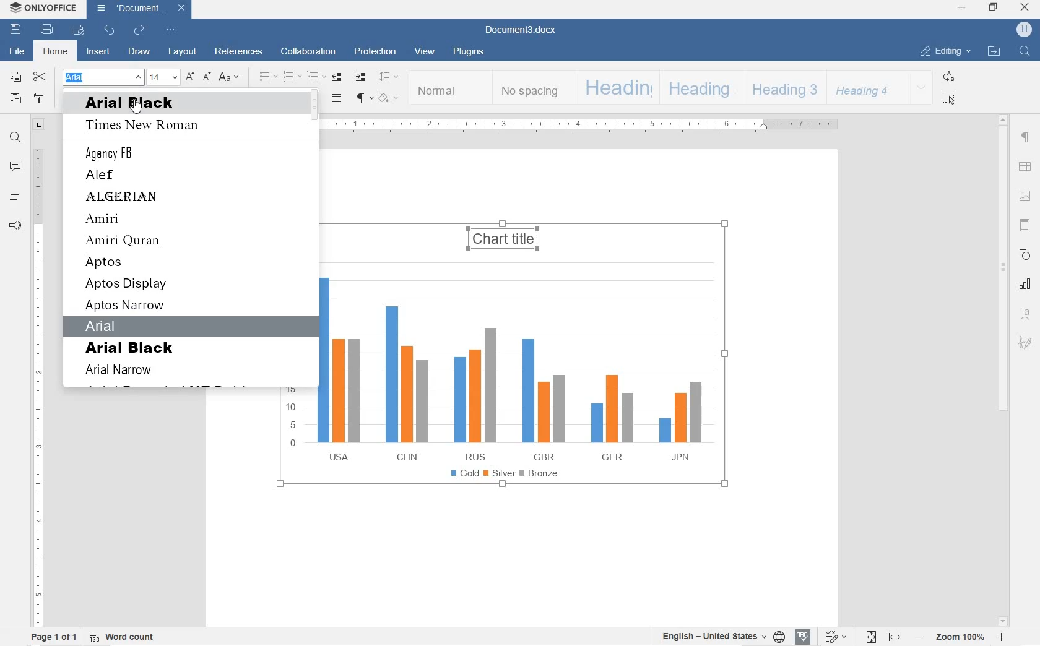  I want to click on AMIRI QURAN, so click(126, 241).